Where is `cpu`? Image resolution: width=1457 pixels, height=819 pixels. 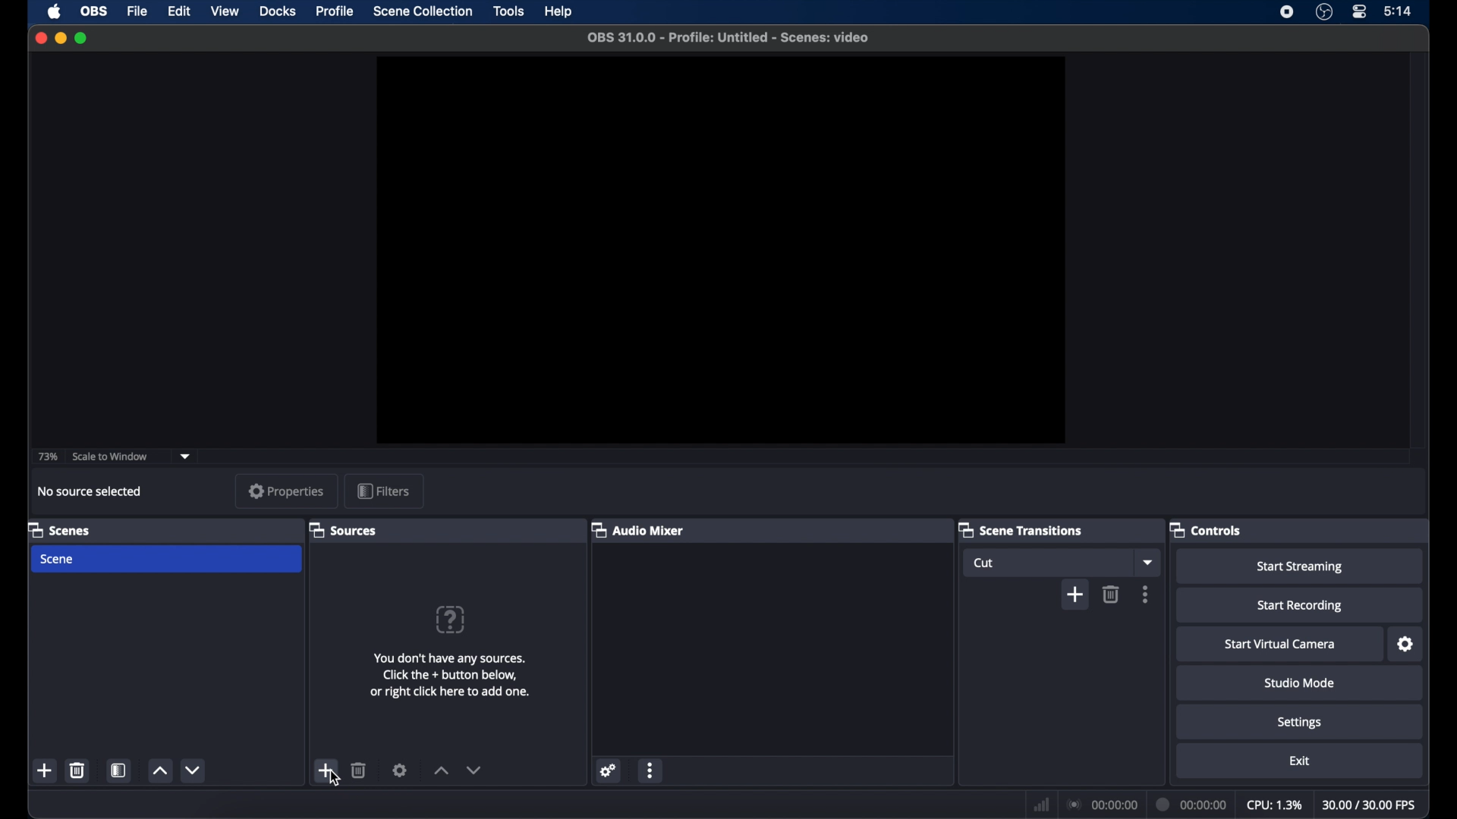 cpu is located at coordinates (1275, 805).